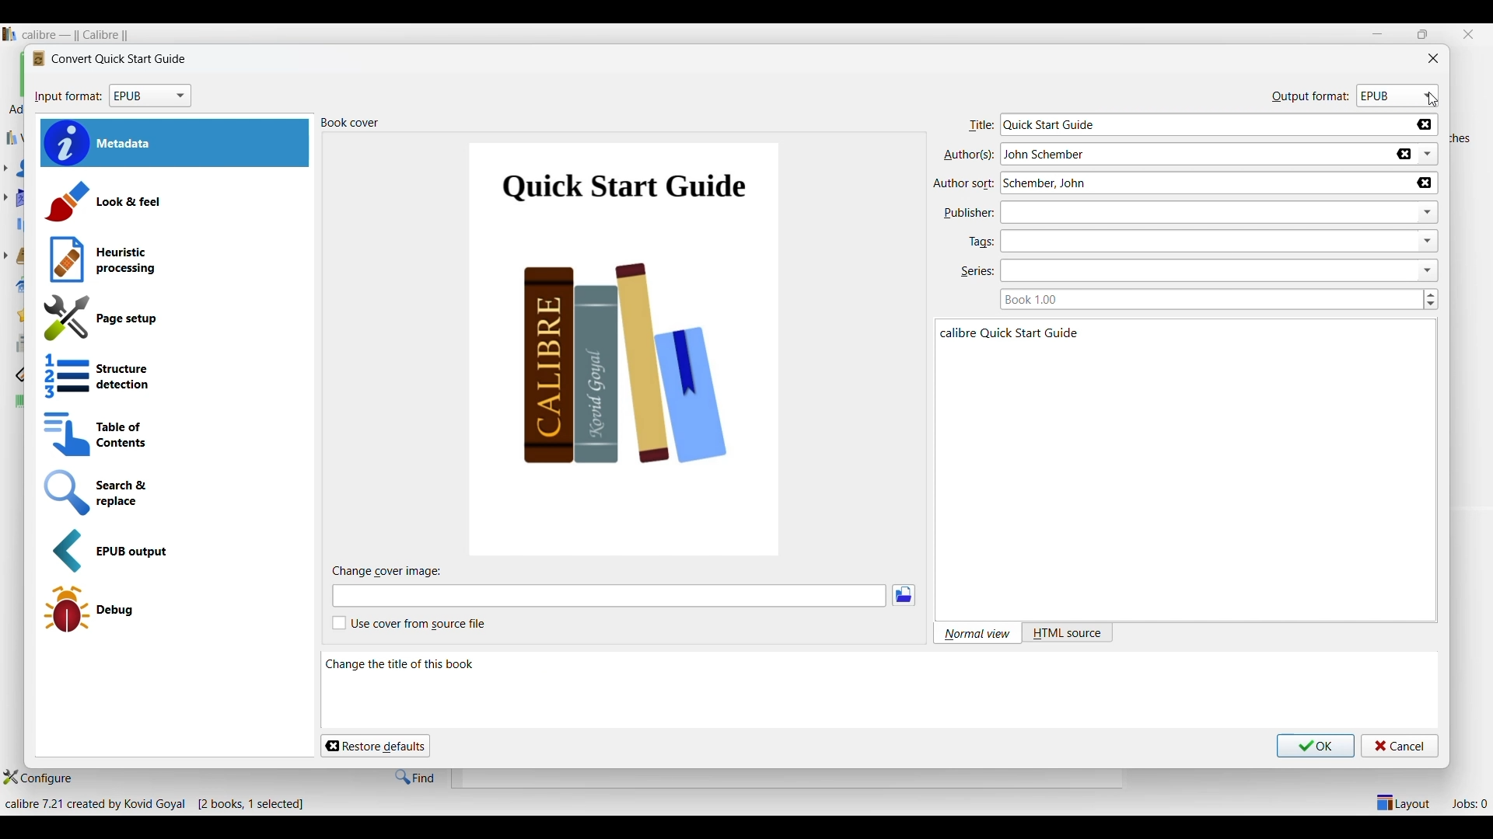  I want to click on List authors, so click(1428, 154).